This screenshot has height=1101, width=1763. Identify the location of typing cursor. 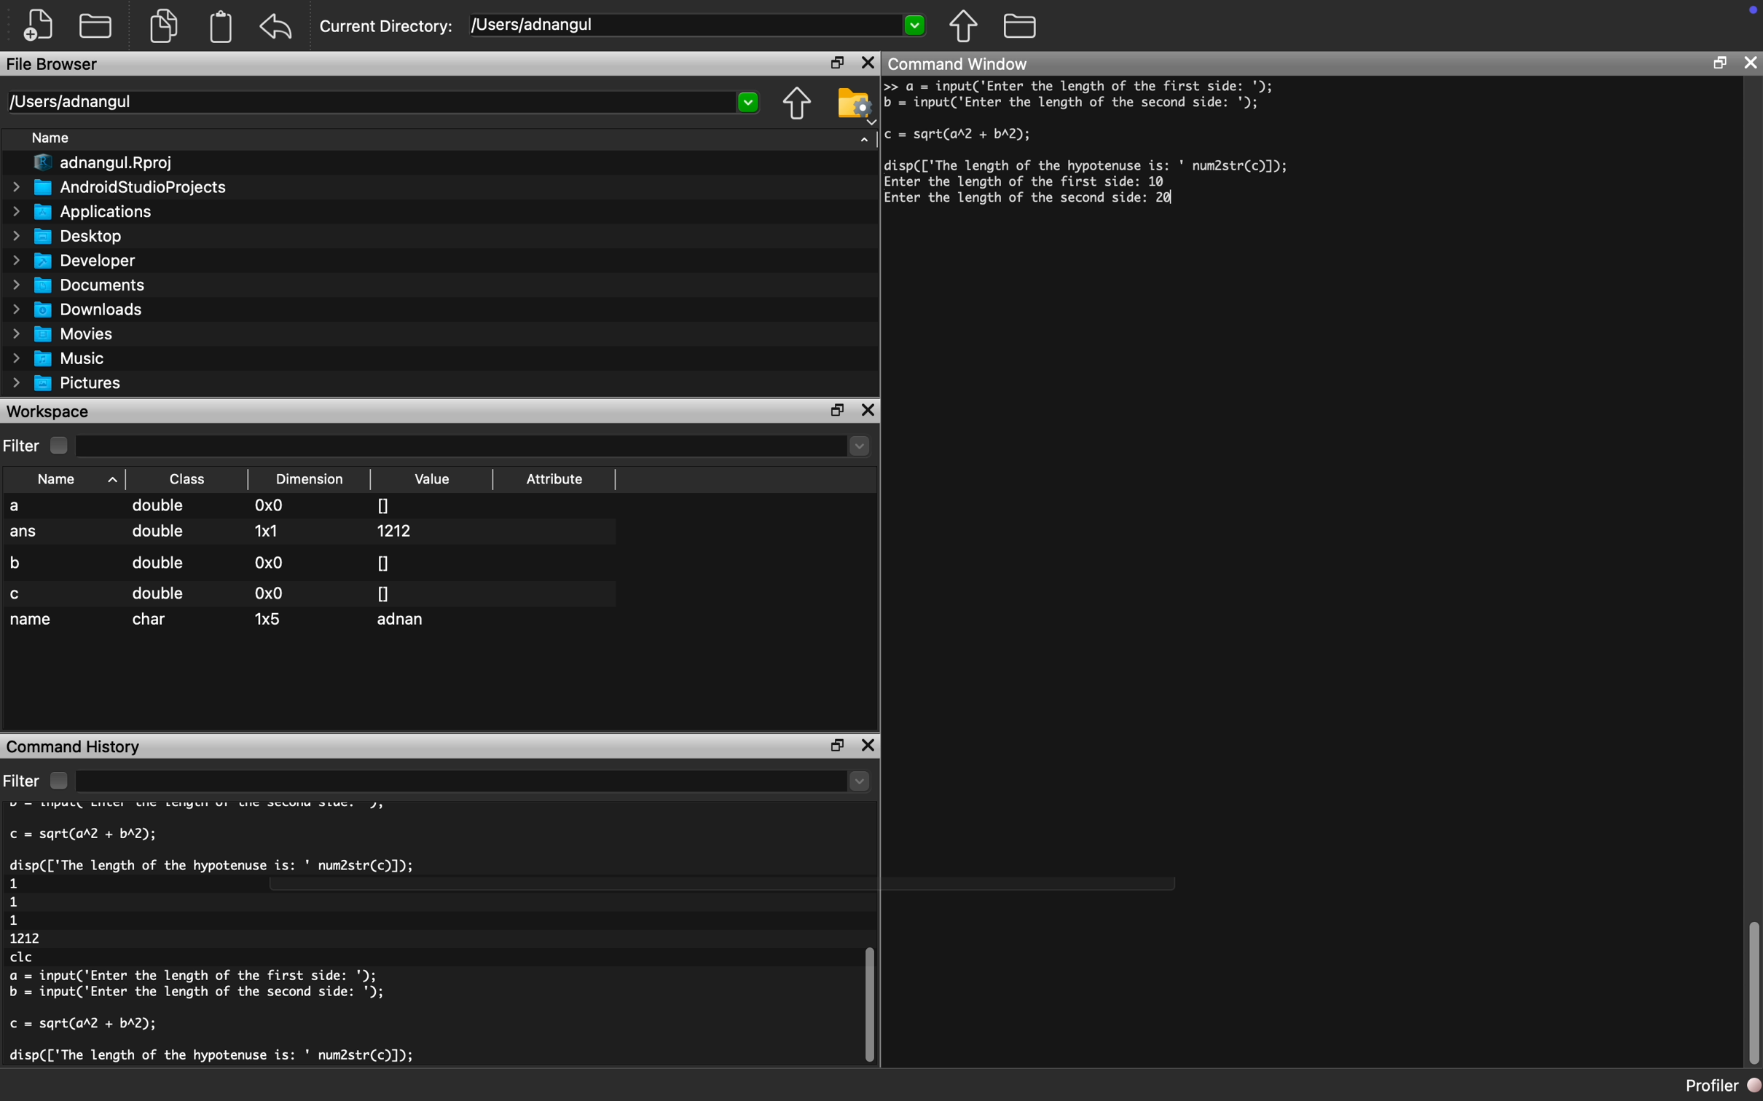
(1161, 201).